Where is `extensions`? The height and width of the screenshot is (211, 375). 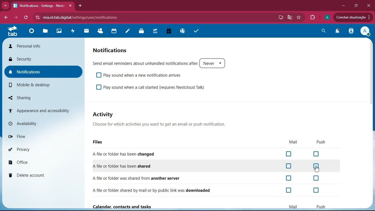
extensions is located at coordinates (312, 17).